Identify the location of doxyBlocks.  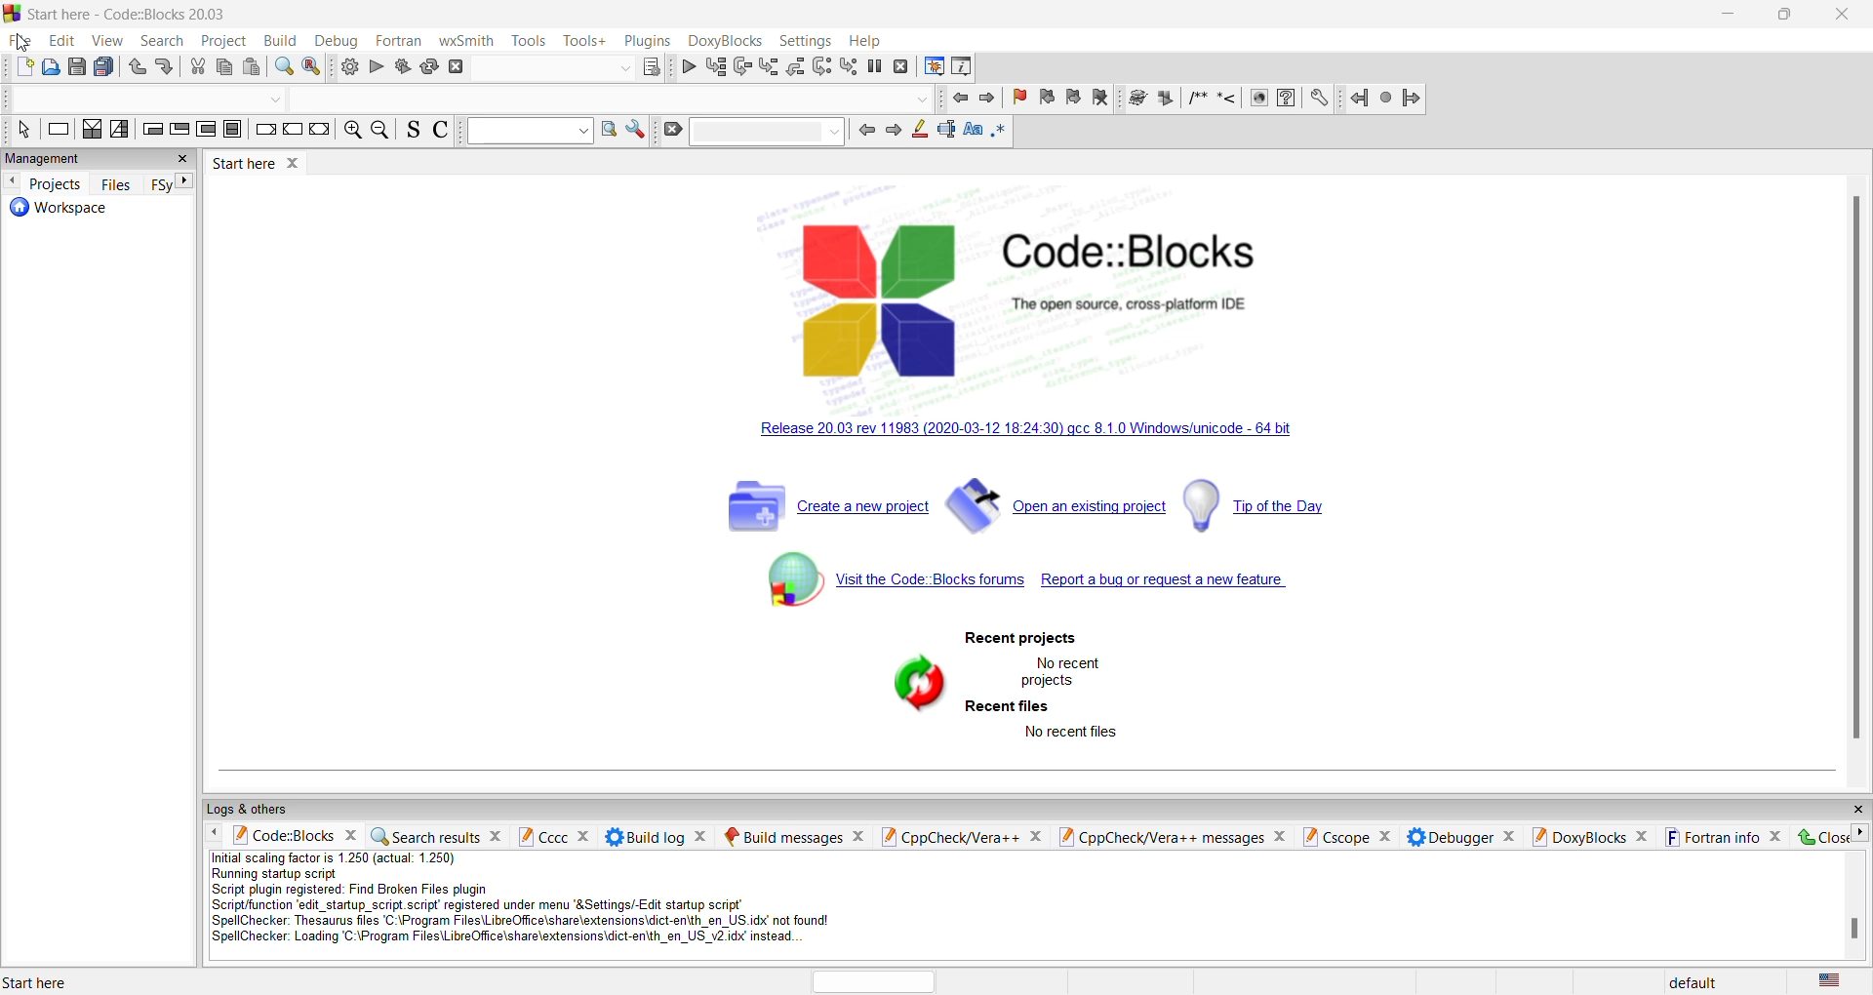
(724, 38).